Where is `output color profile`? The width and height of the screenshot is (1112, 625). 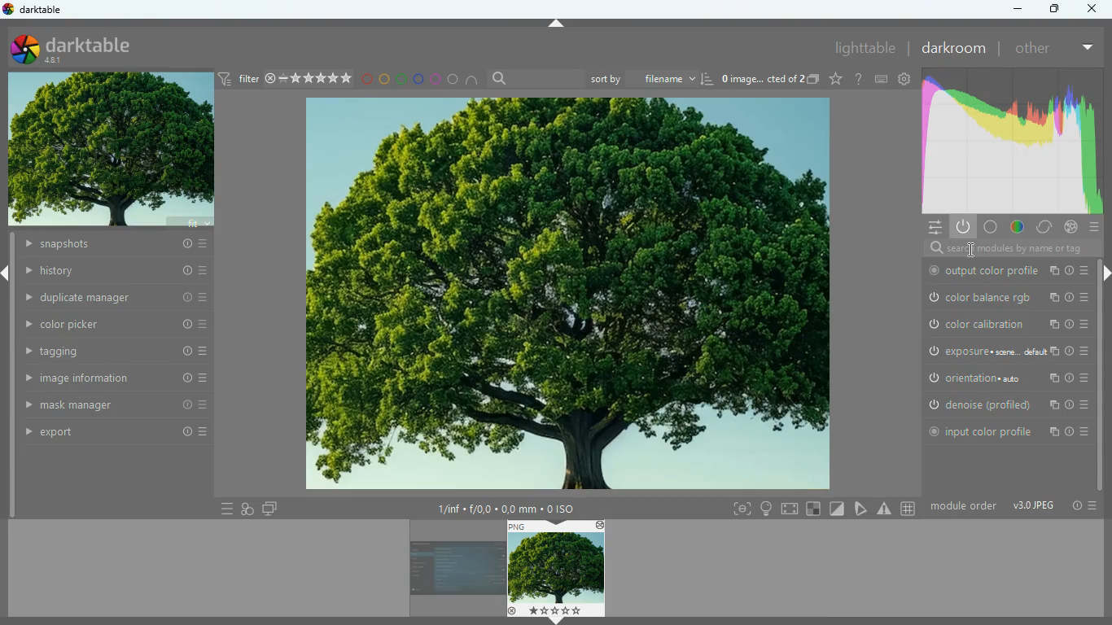
output color profile is located at coordinates (1005, 270).